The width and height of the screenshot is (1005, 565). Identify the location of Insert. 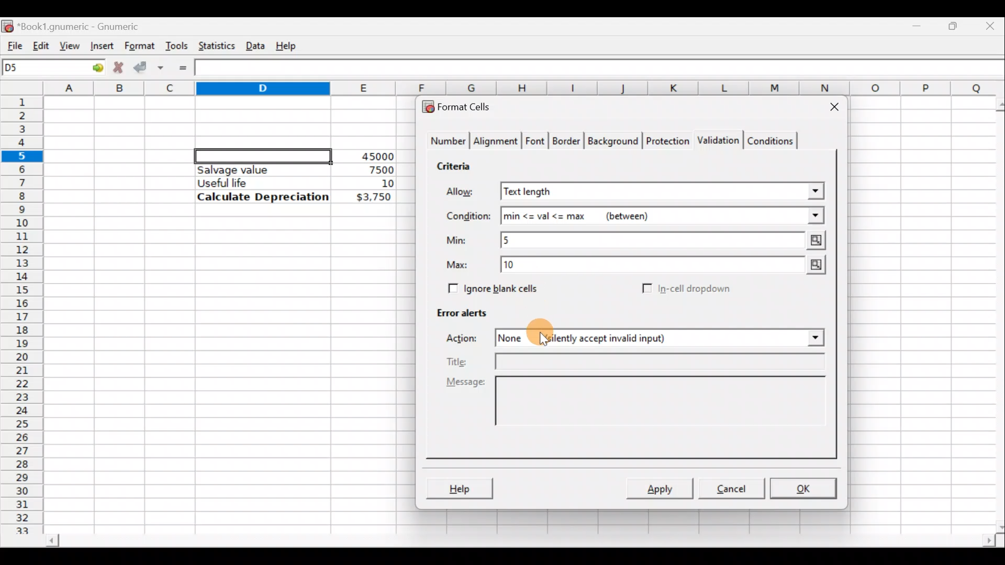
(100, 46).